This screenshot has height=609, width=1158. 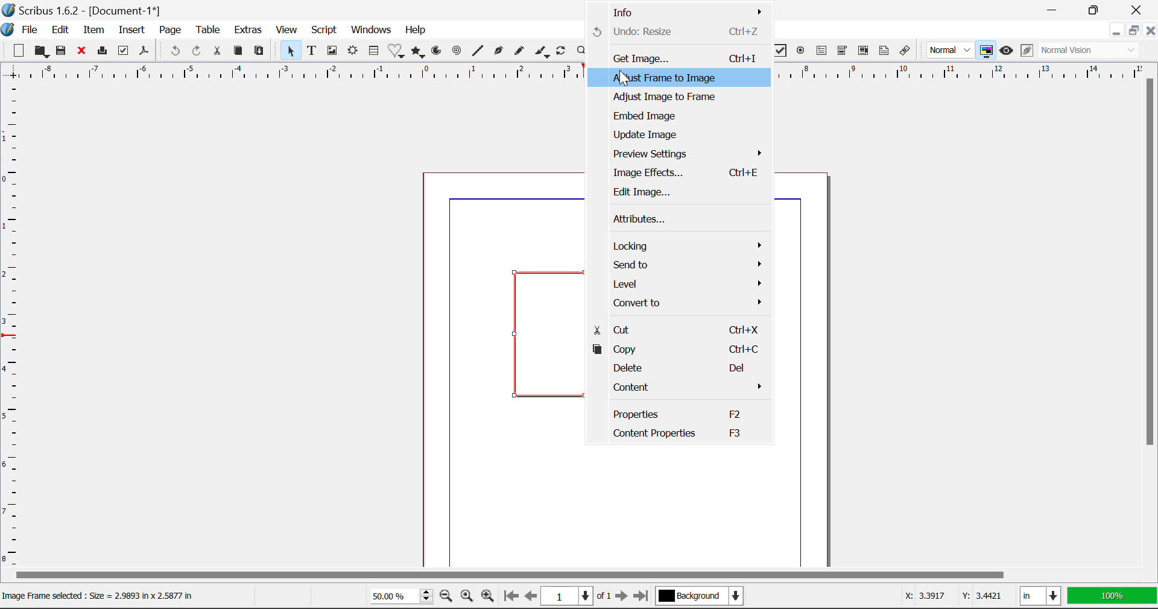 What do you see at coordinates (543, 52) in the screenshot?
I see `Calligraphic Line` at bounding box center [543, 52].